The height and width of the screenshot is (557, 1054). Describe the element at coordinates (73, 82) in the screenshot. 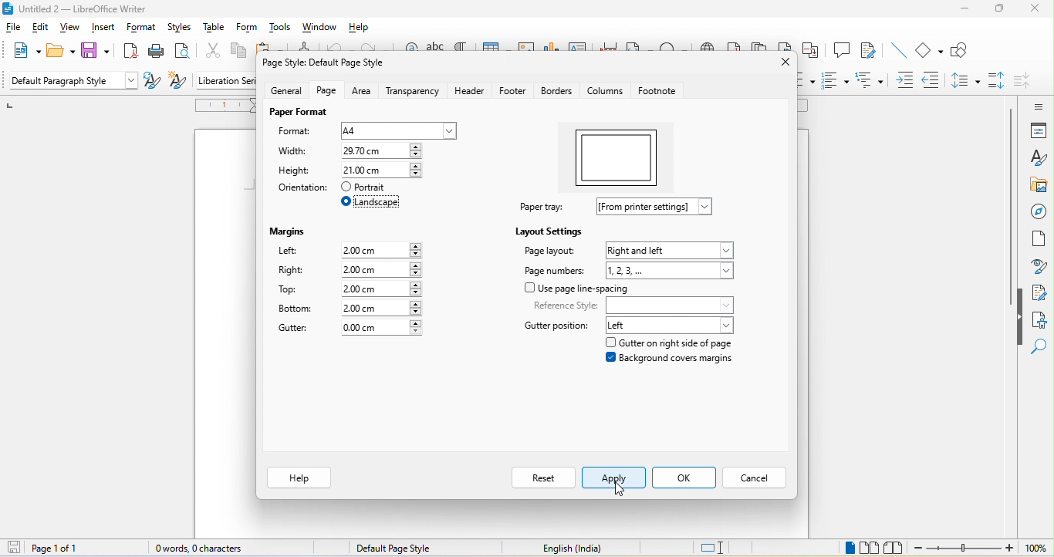

I see `Default  paragraph style` at that location.